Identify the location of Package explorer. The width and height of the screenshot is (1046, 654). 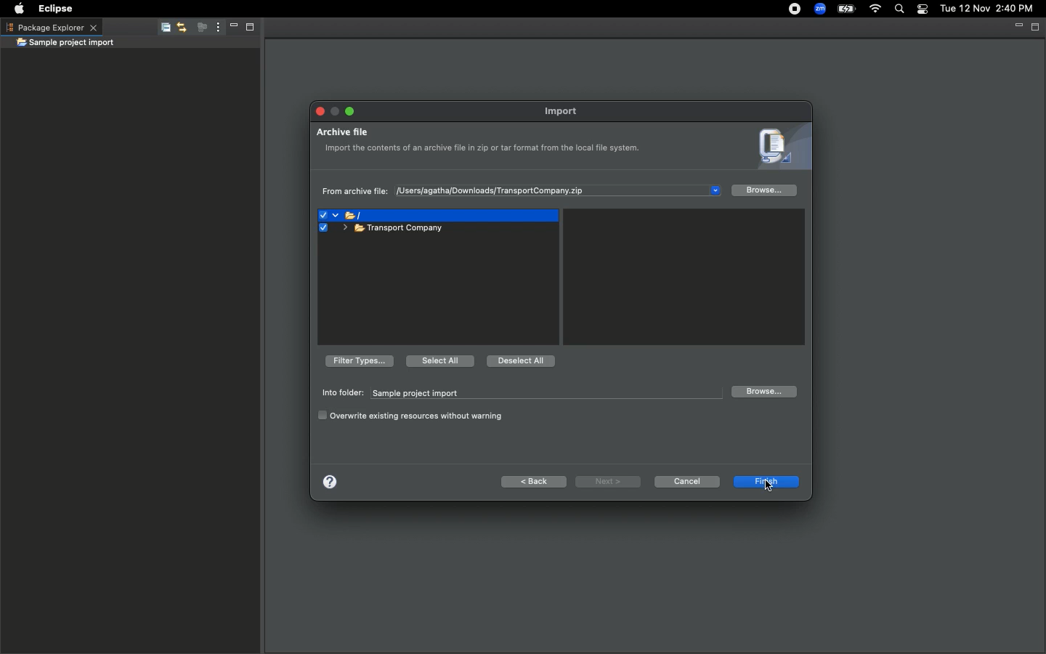
(51, 27).